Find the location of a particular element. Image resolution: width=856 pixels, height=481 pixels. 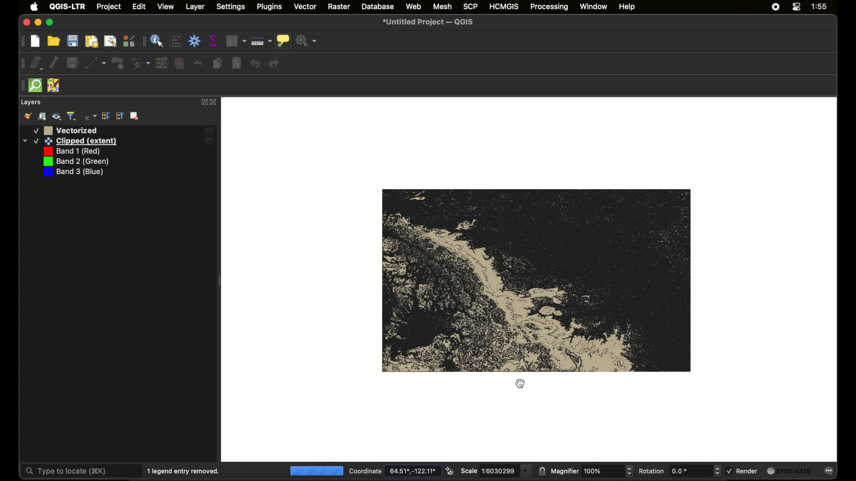

no action selected is located at coordinates (307, 41).